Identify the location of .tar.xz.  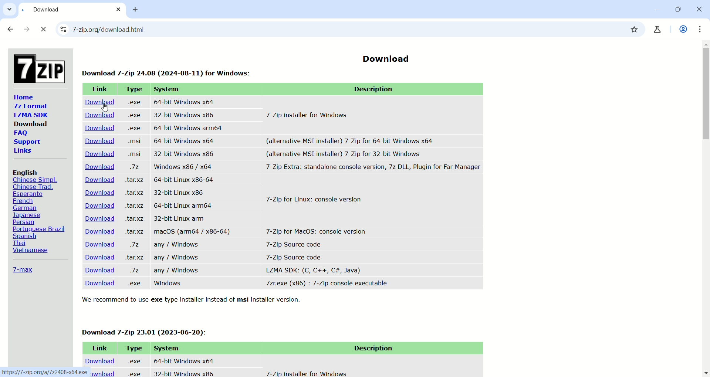
(134, 258).